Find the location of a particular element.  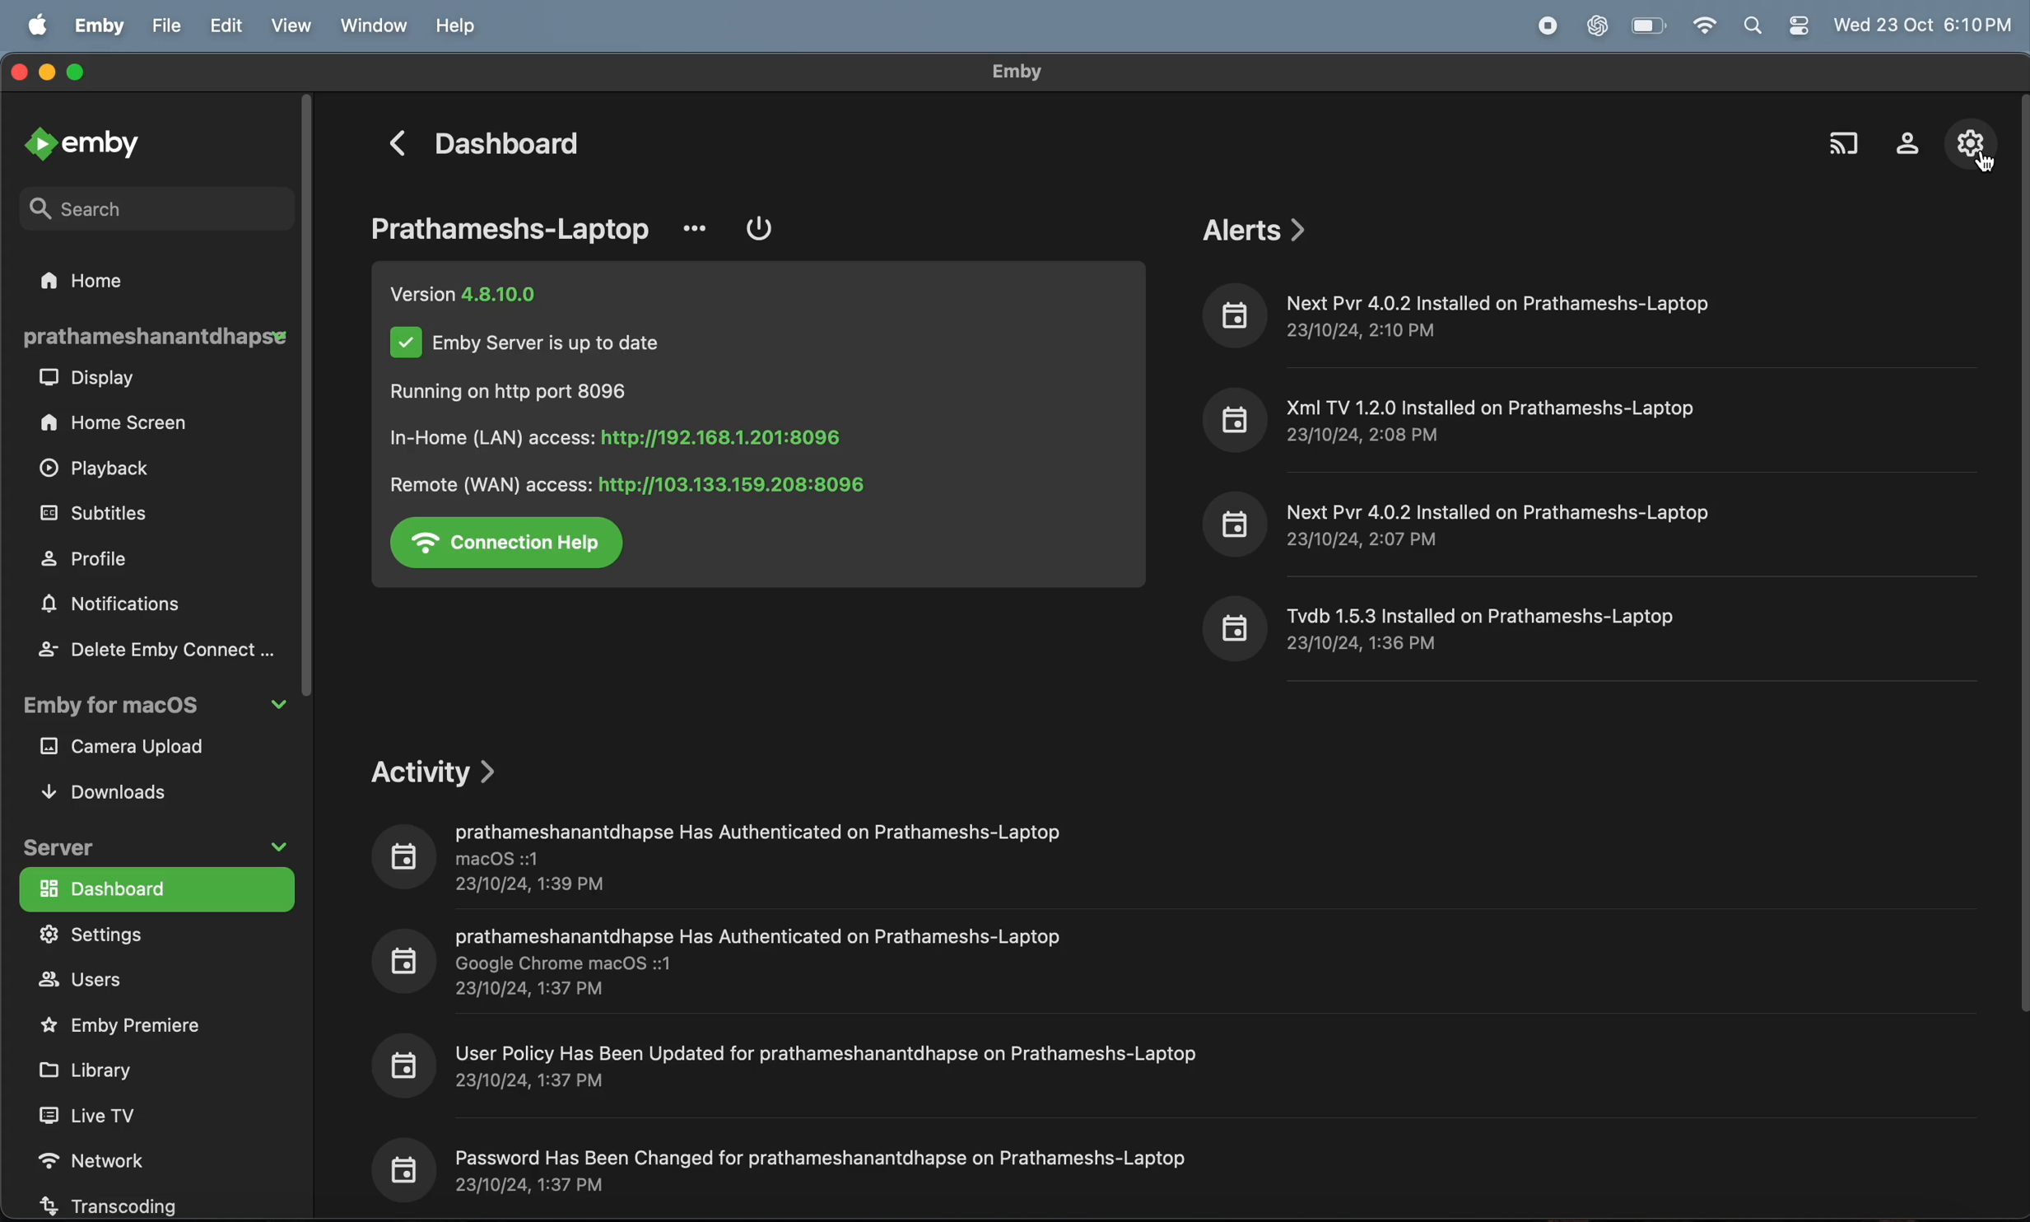

apple menu is located at coordinates (31, 25).